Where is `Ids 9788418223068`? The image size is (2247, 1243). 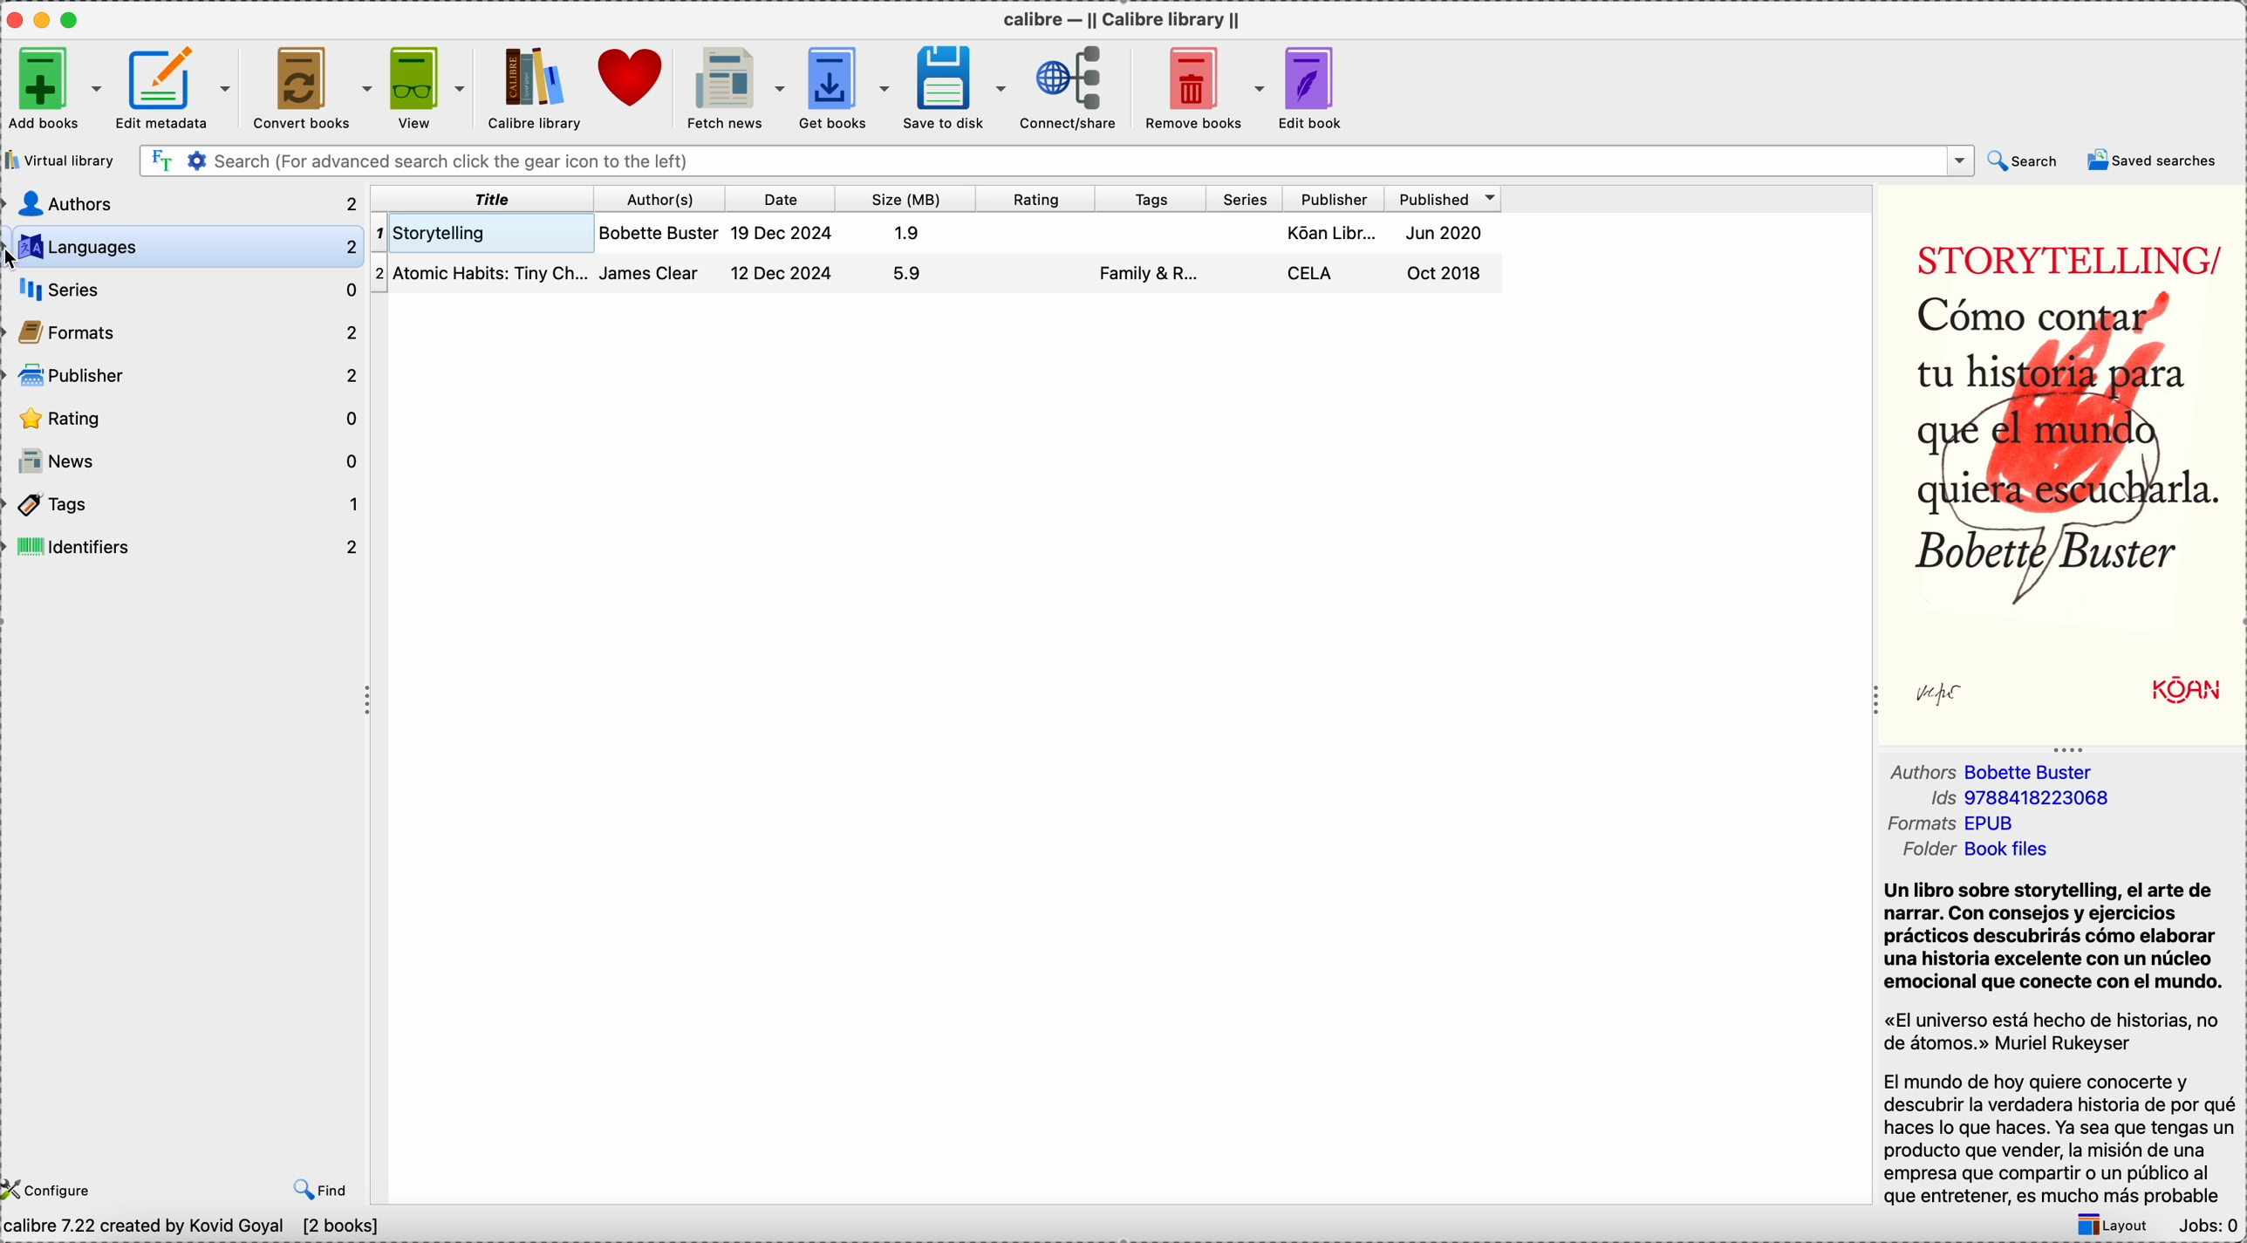
Ids 9788418223068 is located at coordinates (2014, 797).